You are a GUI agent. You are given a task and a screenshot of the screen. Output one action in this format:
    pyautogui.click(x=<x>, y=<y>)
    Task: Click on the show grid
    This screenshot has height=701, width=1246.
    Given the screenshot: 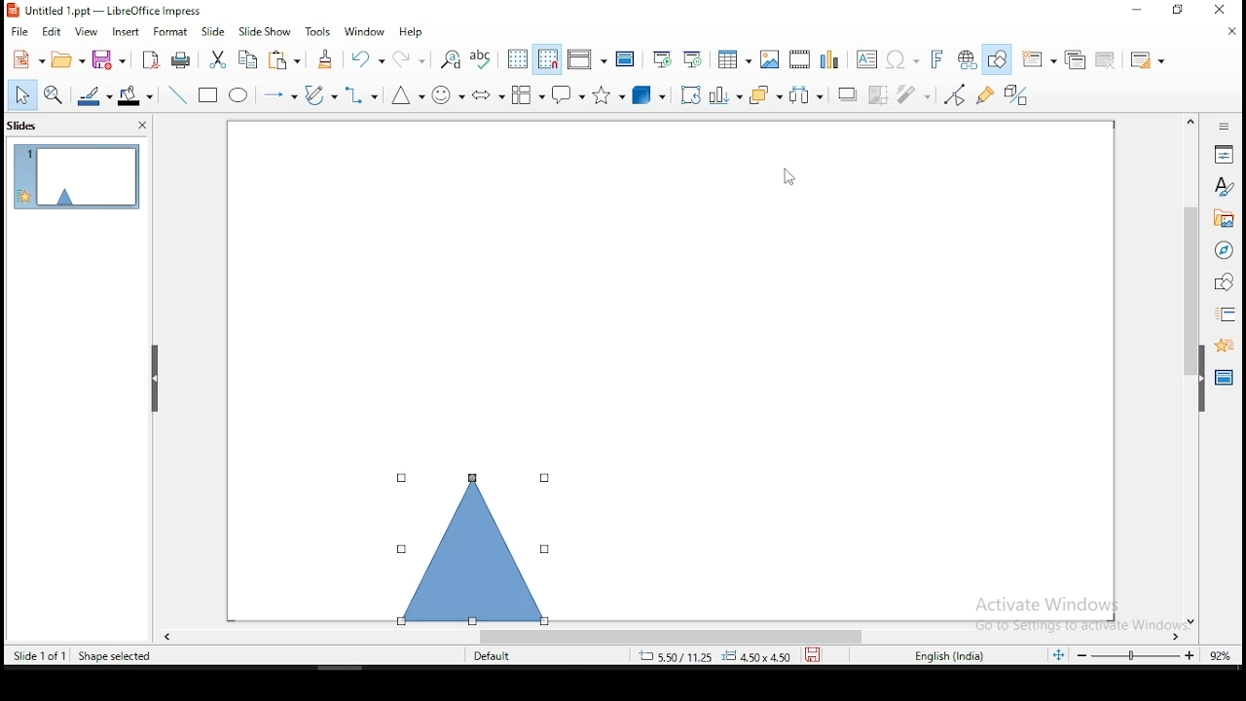 What is the action you would take?
    pyautogui.click(x=517, y=58)
    